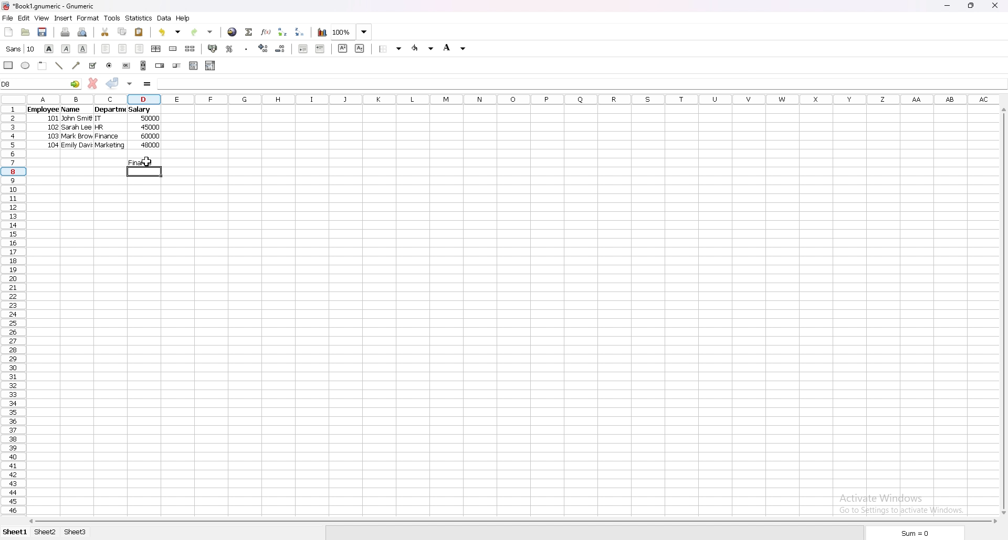  I want to click on function, so click(266, 31).